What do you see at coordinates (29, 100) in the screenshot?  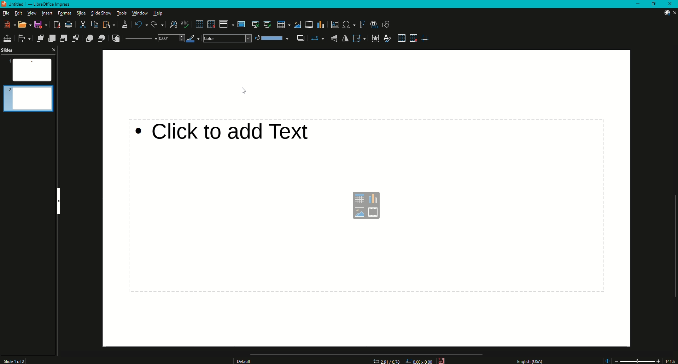 I see `Slide 2 Preview` at bounding box center [29, 100].